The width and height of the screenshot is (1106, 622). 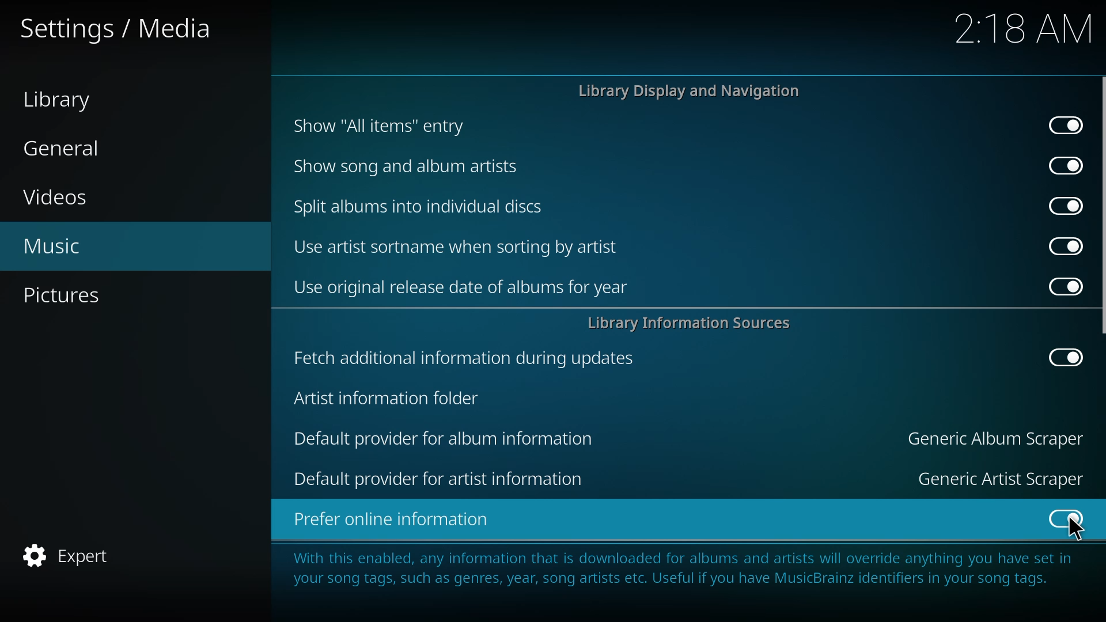 I want to click on enabled, so click(x=1062, y=165).